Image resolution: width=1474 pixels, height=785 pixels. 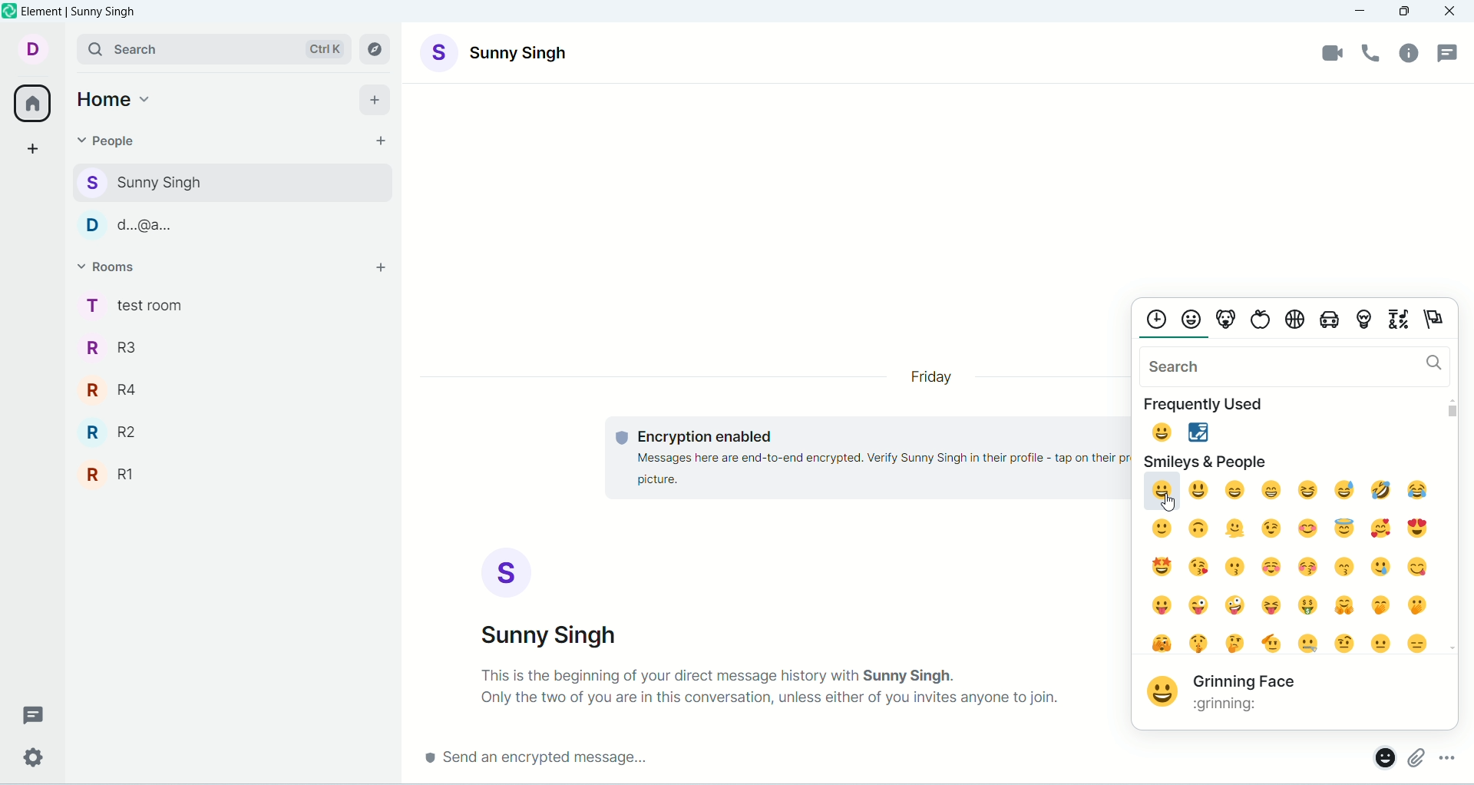 What do you see at coordinates (30, 760) in the screenshot?
I see `settings` at bounding box center [30, 760].